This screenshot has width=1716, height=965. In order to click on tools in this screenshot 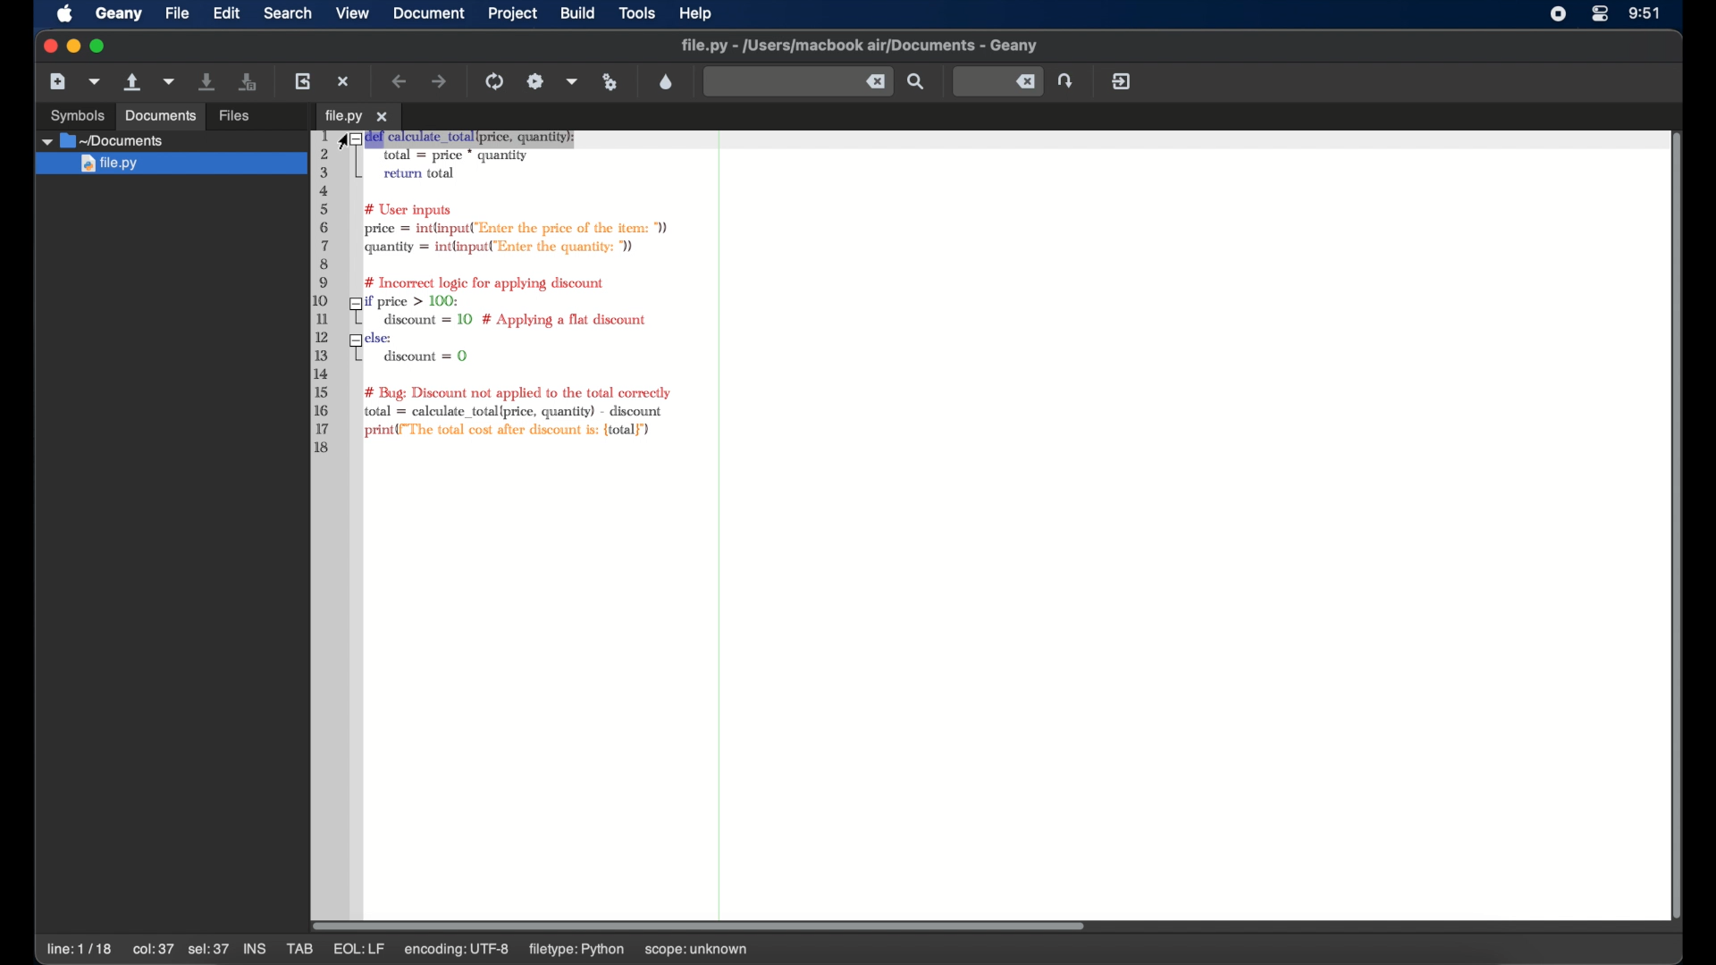, I will do `click(637, 13)`.